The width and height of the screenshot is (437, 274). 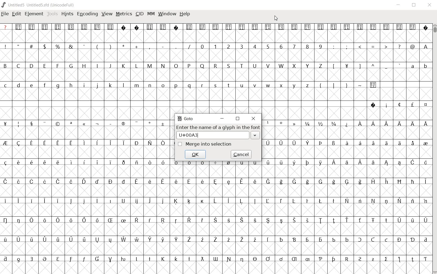 What do you see at coordinates (373, 28) in the screenshot?
I see `Symbol` at bounding box center [373, 28].